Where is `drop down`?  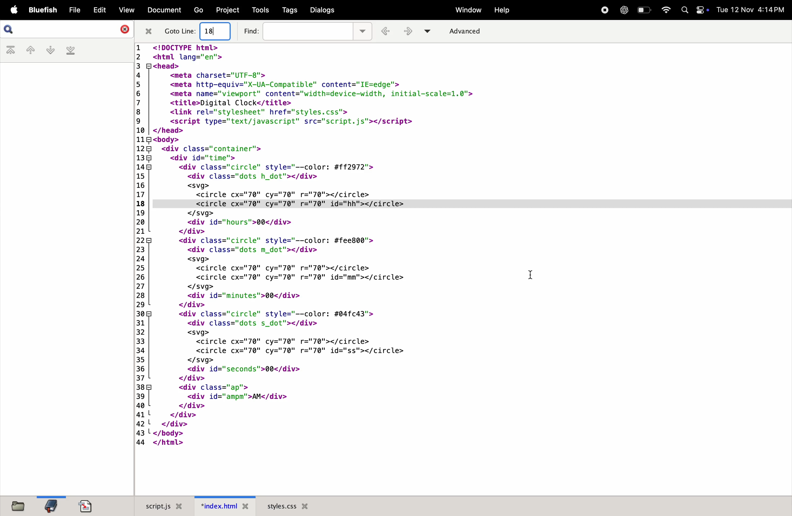 drop down is located at coordinates (430, 31).